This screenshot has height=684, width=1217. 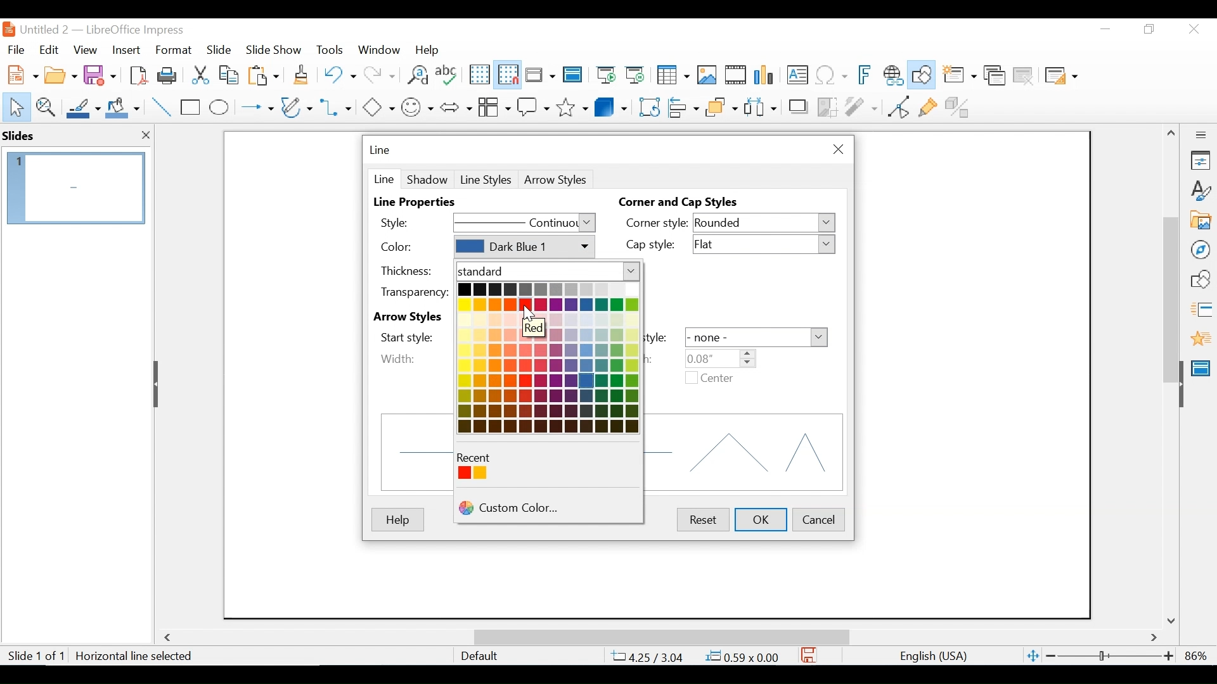 What do you see at coordinates (298, 106) in the screenshot?
I see `` at bounding box center [298, 106].